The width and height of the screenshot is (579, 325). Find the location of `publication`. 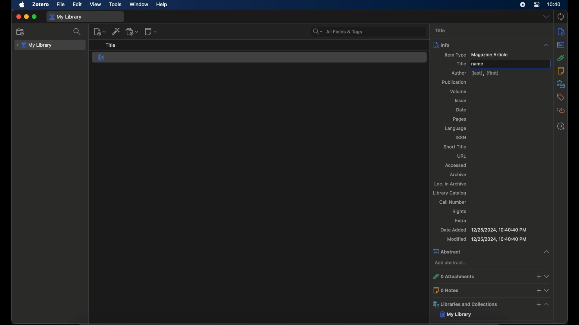

publication is located at coordinates (454, 82).